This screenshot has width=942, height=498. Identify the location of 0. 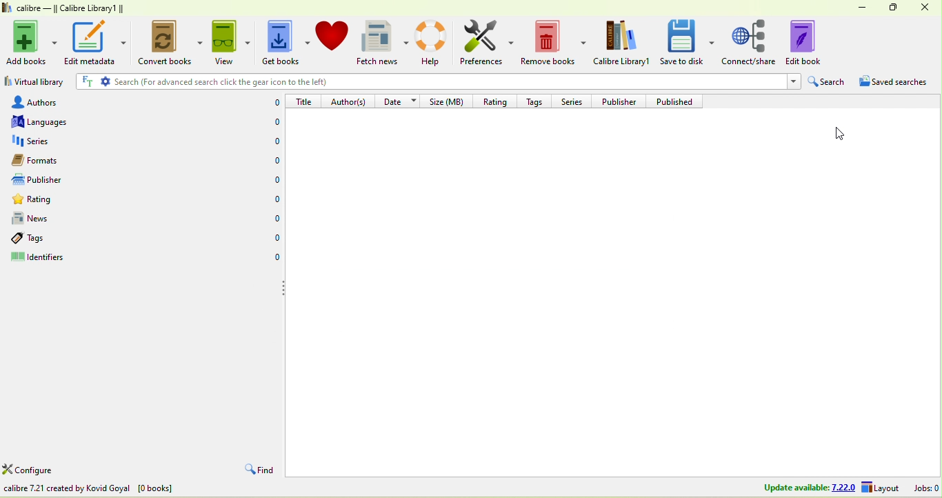
(274, 162).